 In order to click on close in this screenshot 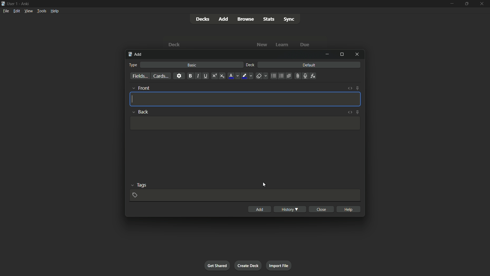, I will do `click(322, 209)`.